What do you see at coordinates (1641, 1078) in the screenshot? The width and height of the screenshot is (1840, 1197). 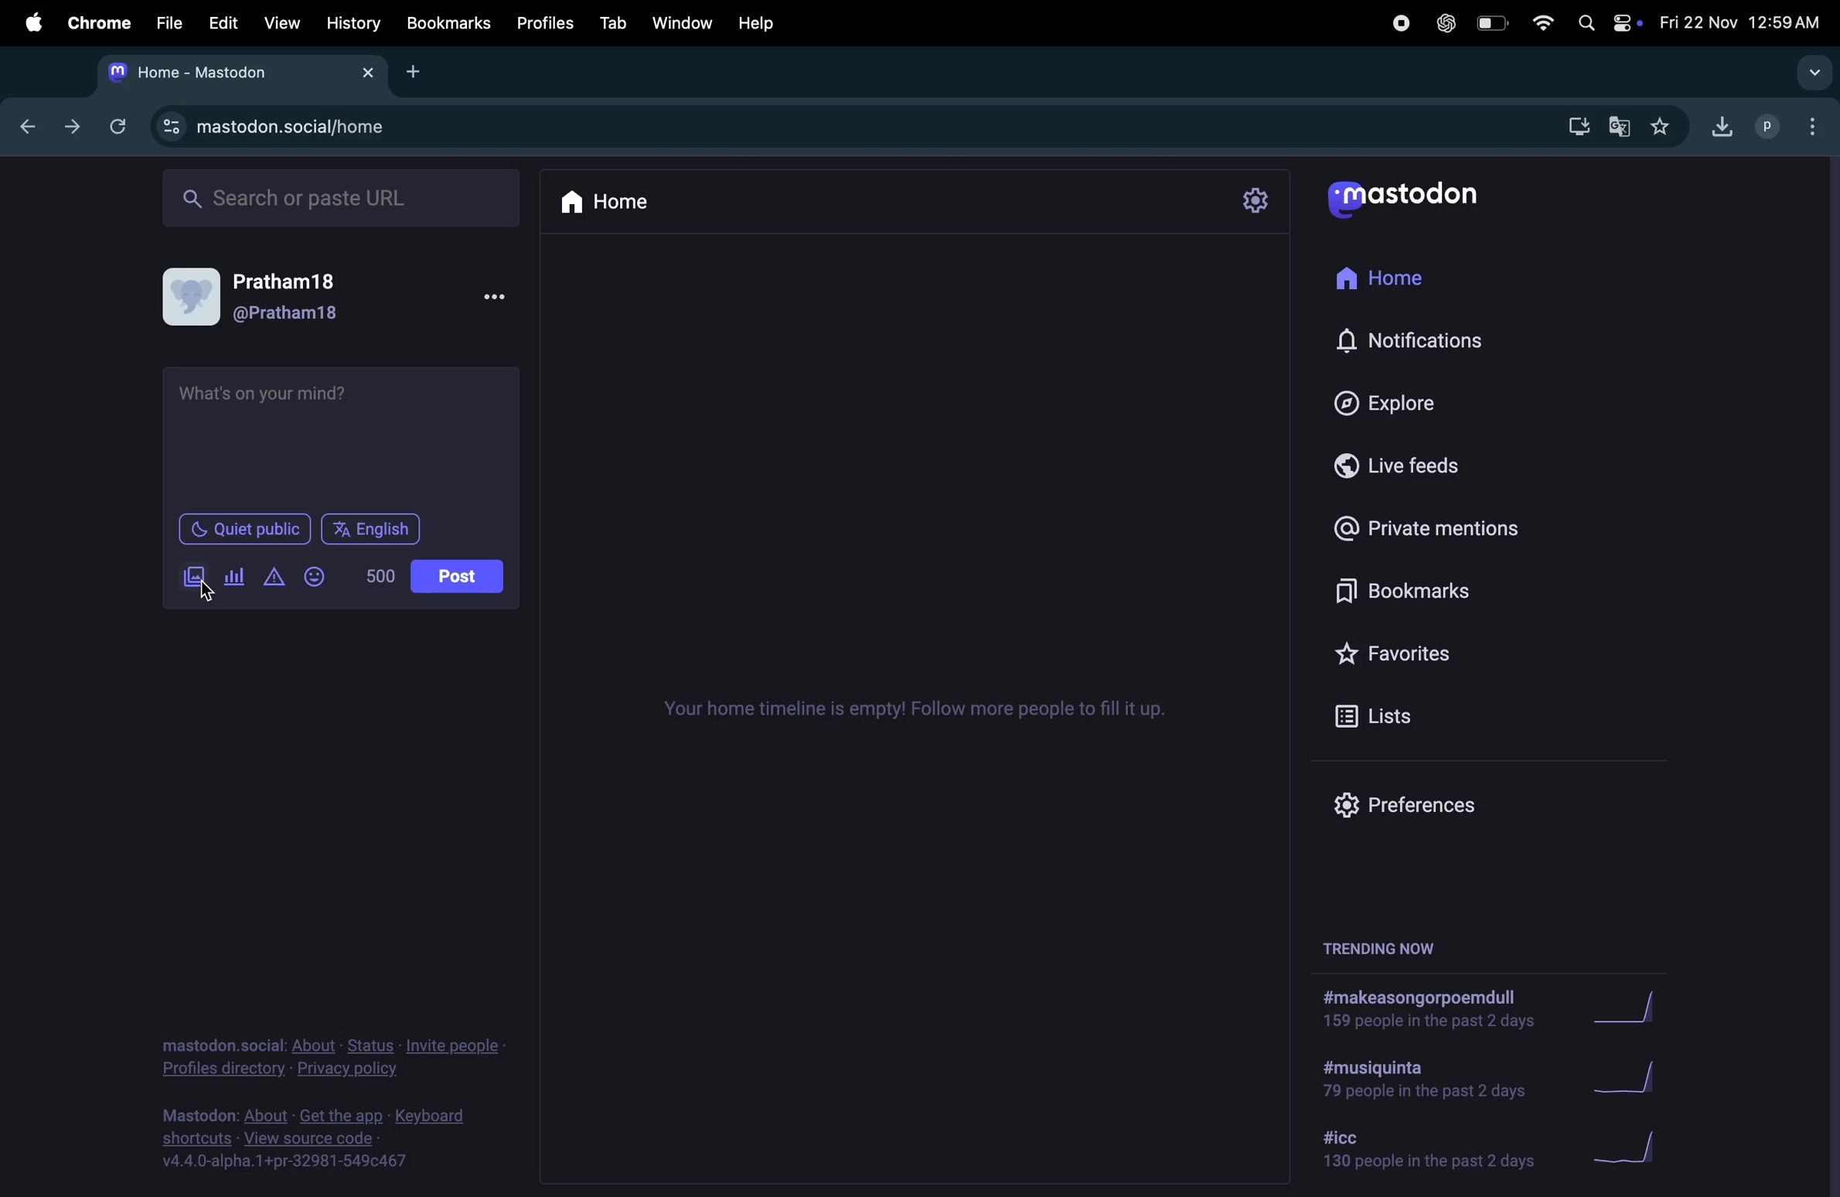 I see `graphs` at bounding box center [1641, 1078].